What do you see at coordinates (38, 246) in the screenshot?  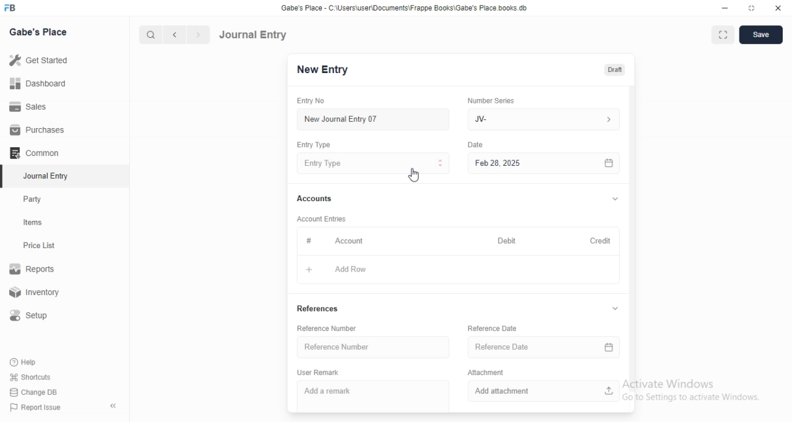 I see `Price List` at bounding box center [38, 246].